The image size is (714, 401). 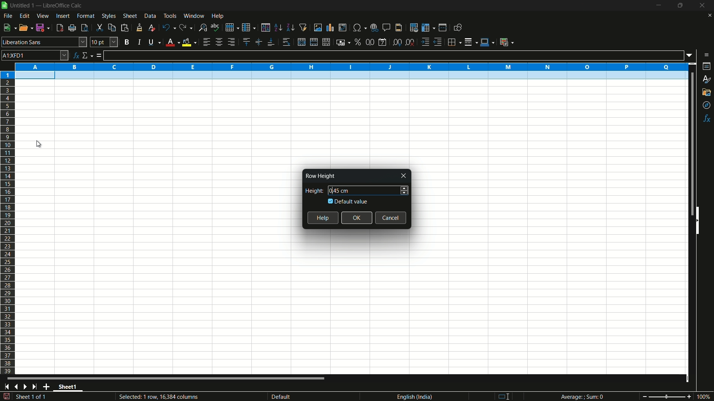 I want to click on insert or edit pivot table, so click(x=342, y=27).